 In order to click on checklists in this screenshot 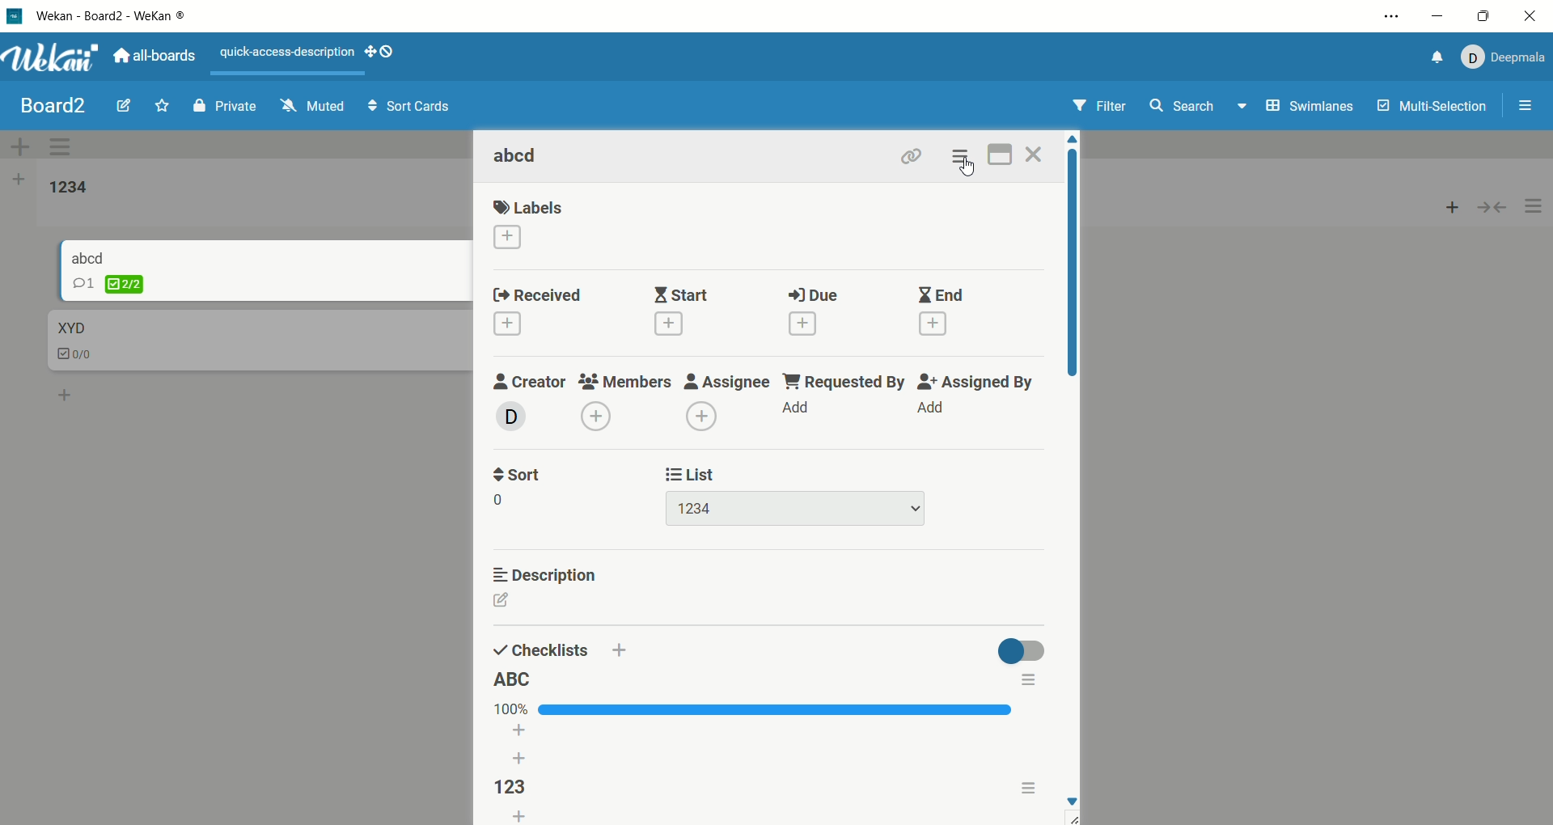, I will do `click(540, 648)`.